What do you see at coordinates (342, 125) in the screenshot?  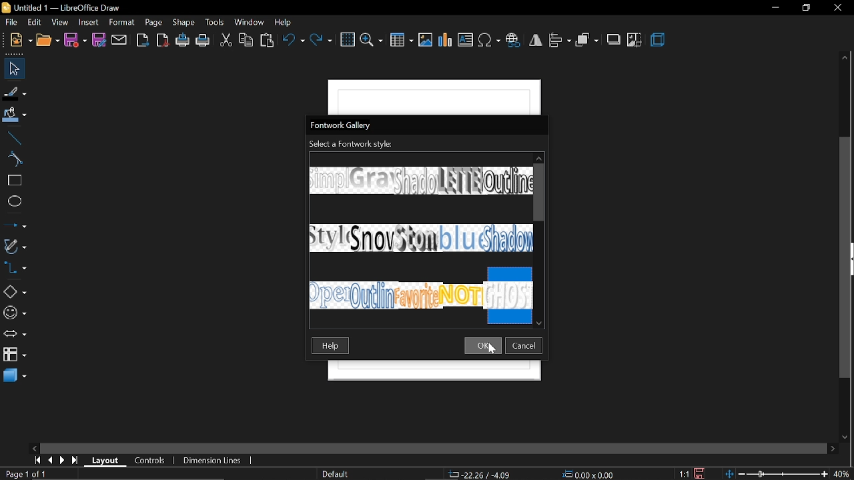 I see `current window` at bounding box center [342, 125].